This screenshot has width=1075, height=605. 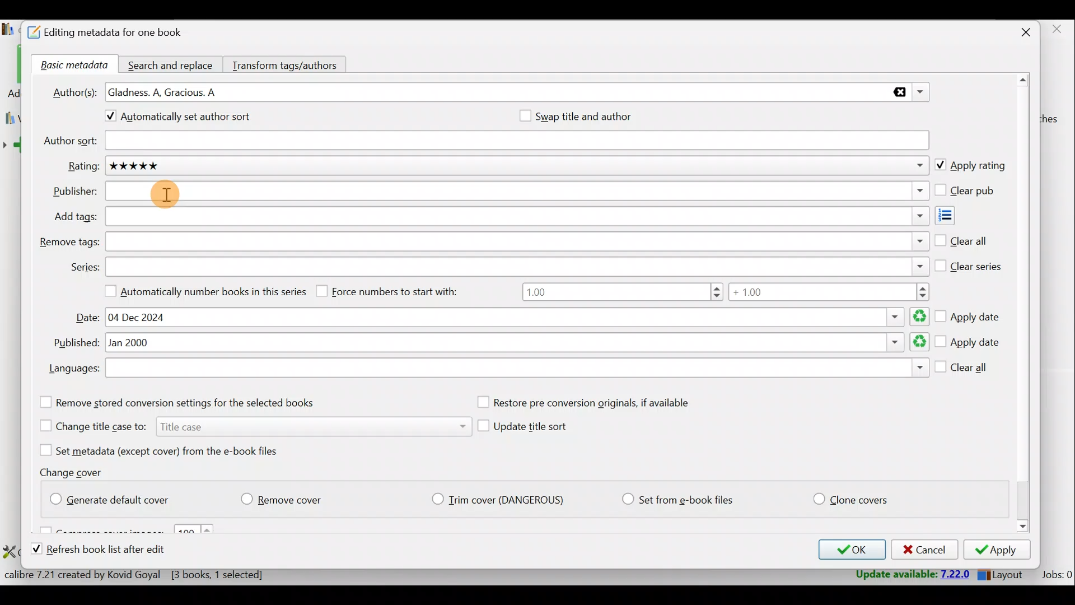 I want to click on Date:, so click(x=88, y=318).